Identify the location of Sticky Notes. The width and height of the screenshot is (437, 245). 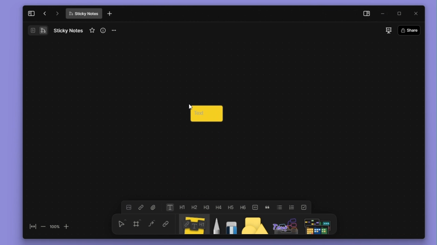
(83, 15).